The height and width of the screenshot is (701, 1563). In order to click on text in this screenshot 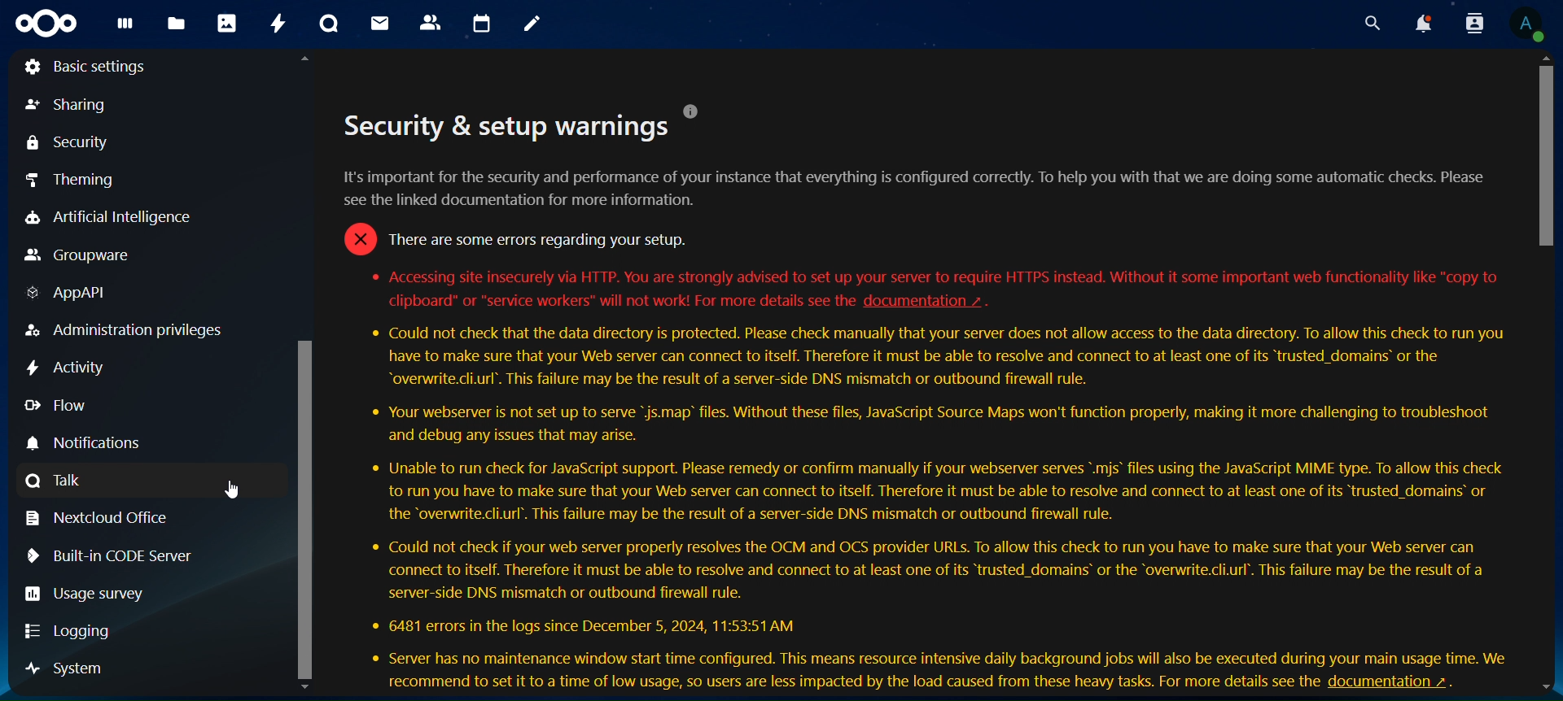, I will do `click(618, 302)`.